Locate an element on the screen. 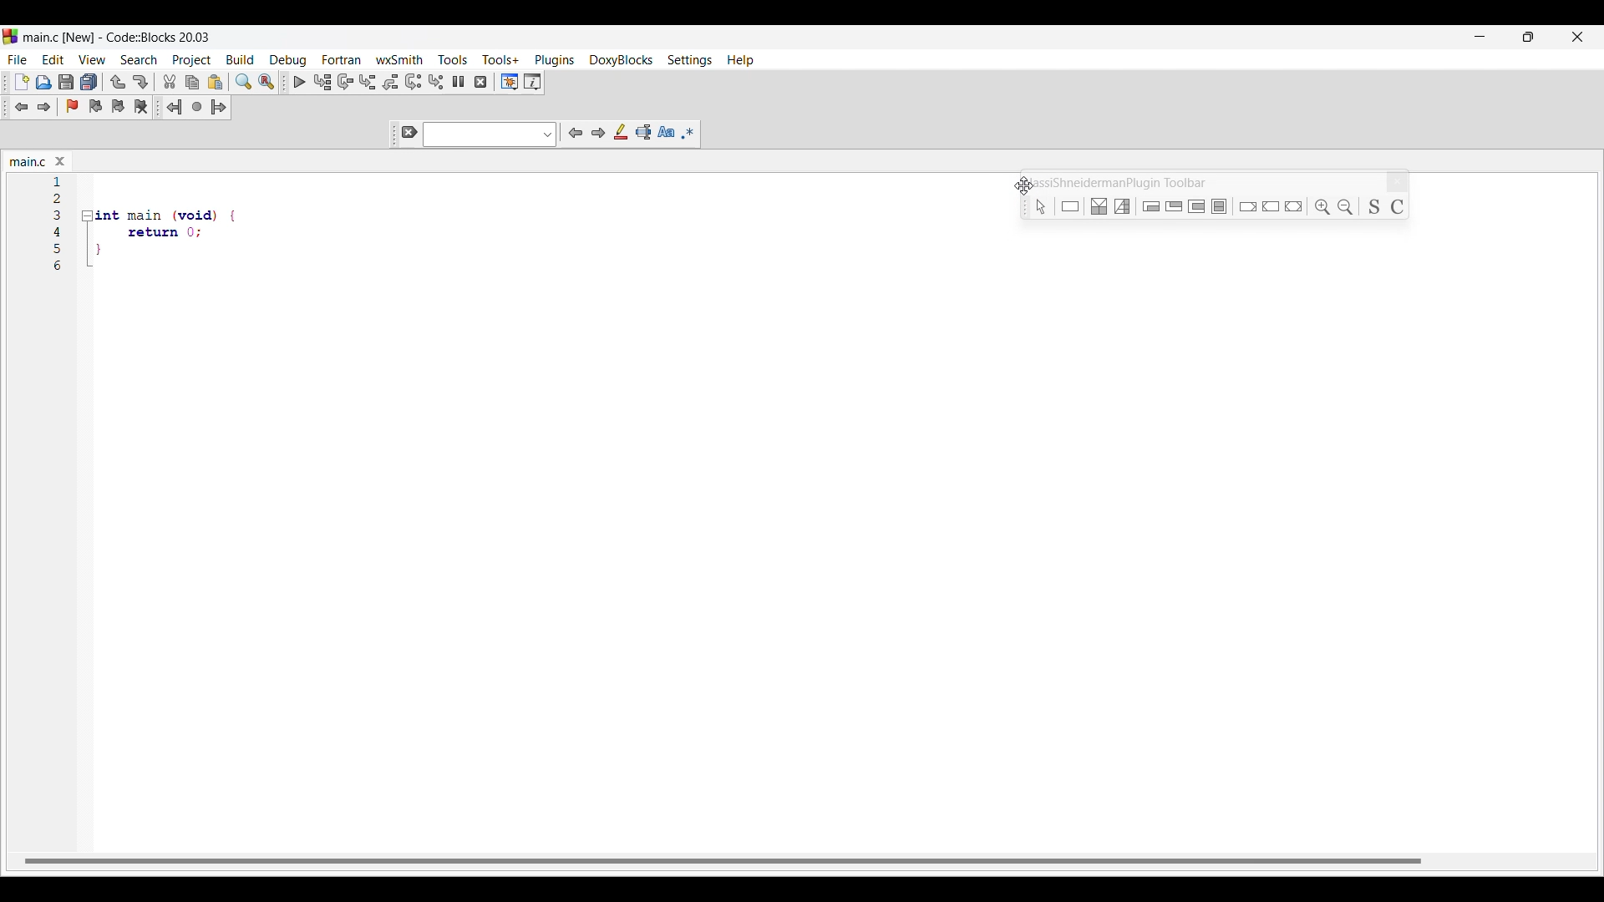 The width and height of the screenshot is (1604, 902). Show in smaller tab is located at coordinates (1528, 37).